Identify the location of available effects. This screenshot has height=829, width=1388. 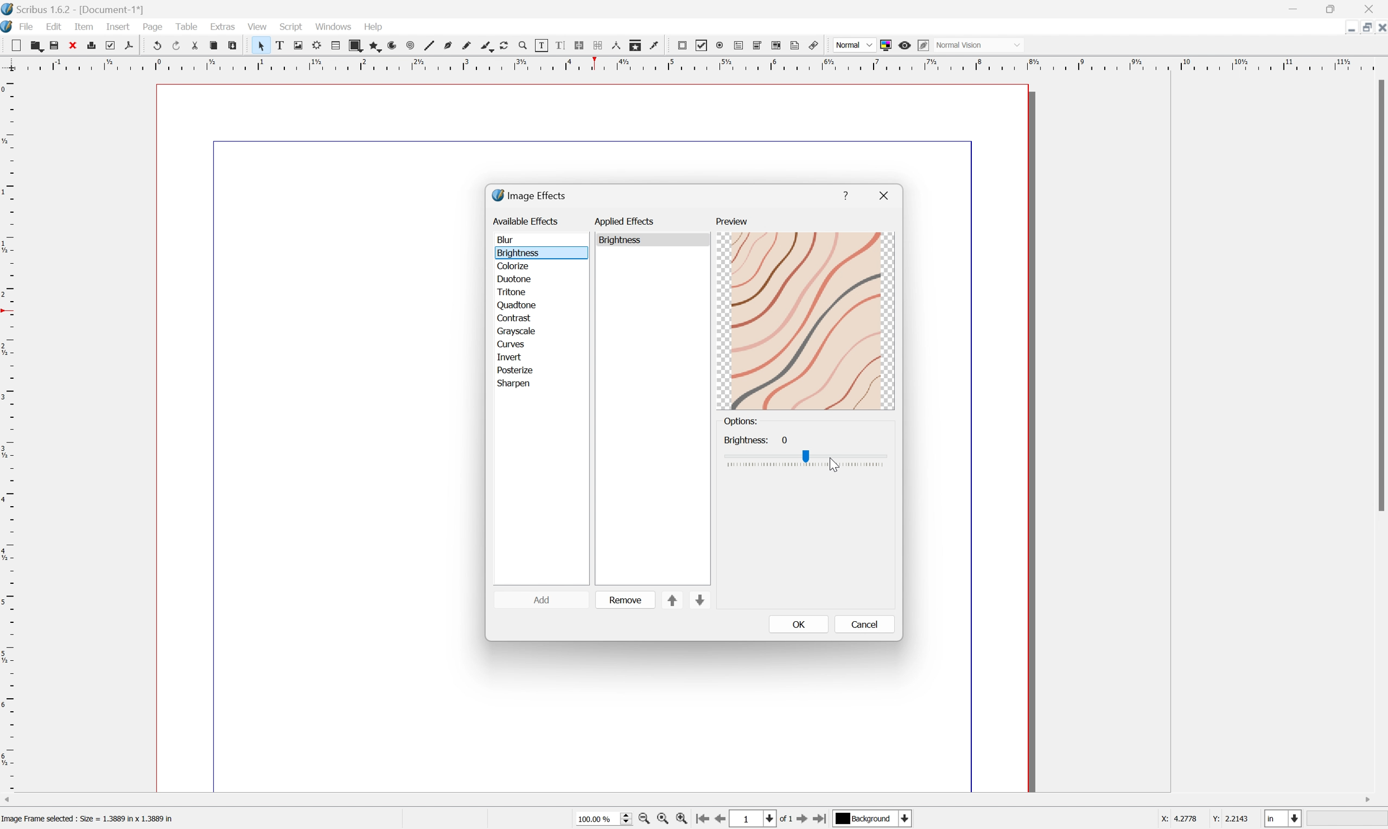
(527, 221).